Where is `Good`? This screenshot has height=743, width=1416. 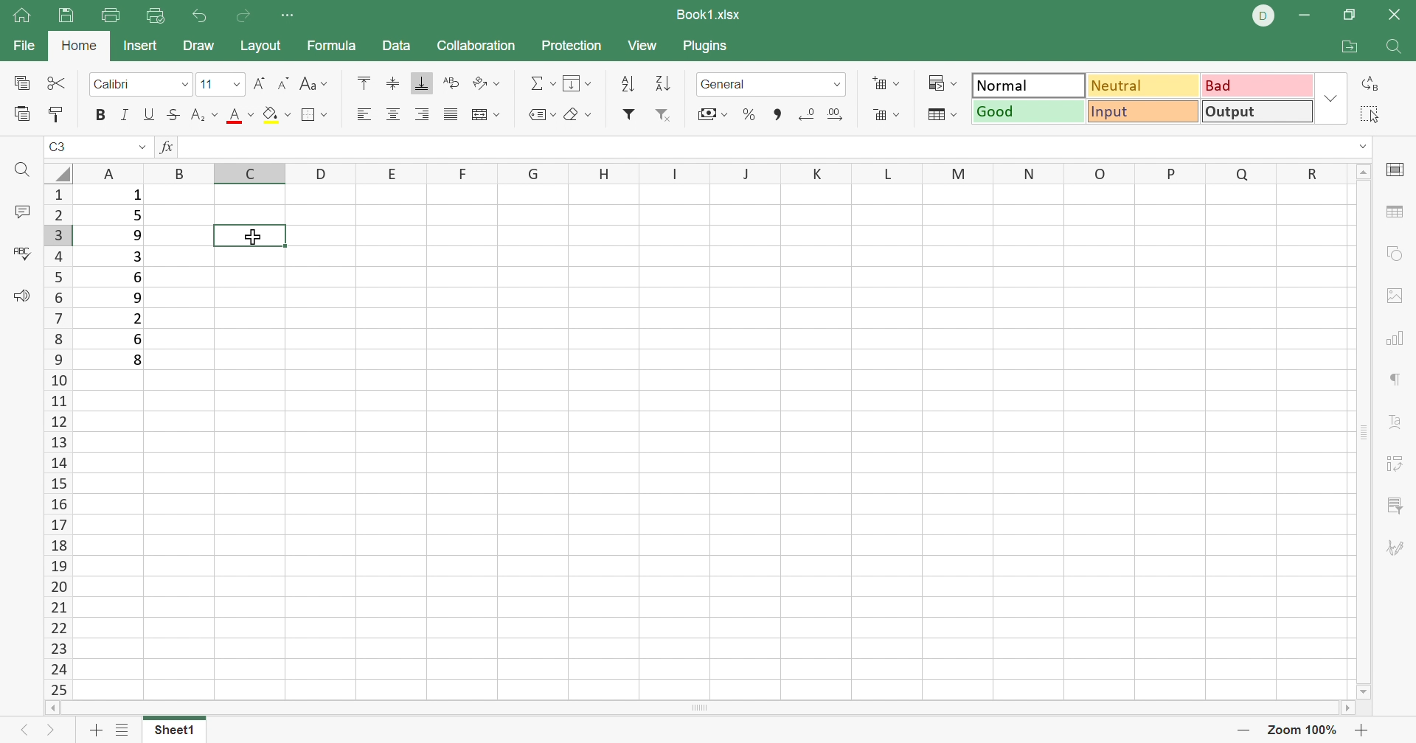
Good is located at coordinates (1030, 111).